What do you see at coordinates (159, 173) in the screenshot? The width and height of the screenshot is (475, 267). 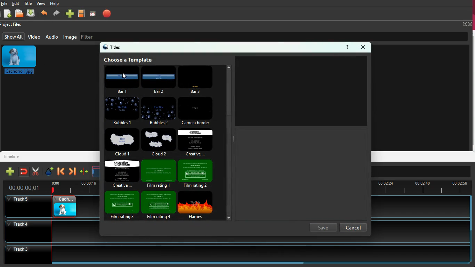 I see `film rating 1` at bounding box center [159, 173].